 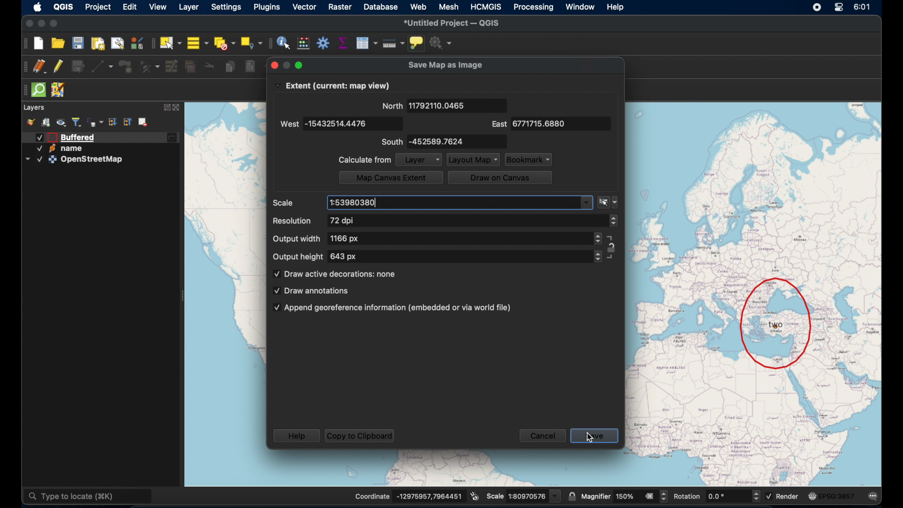 I want to click on 643 px, so click(x=345, y=256).